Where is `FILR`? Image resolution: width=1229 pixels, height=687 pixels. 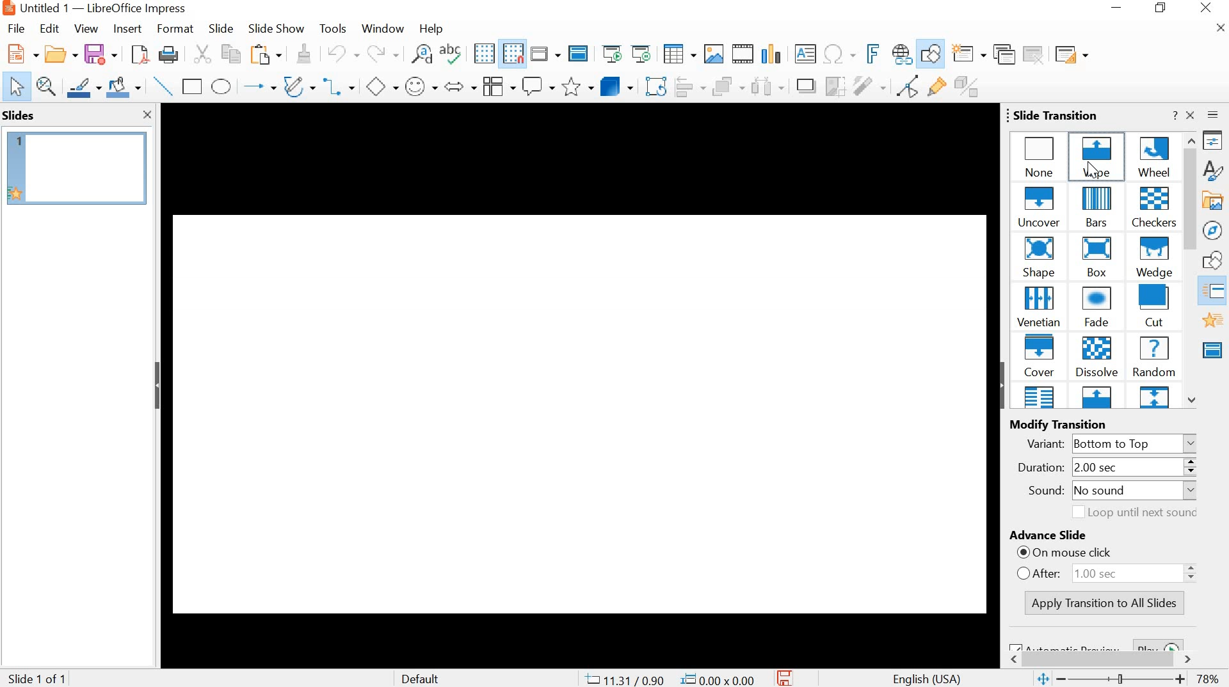 FILR is located at coordinates (18, 30).